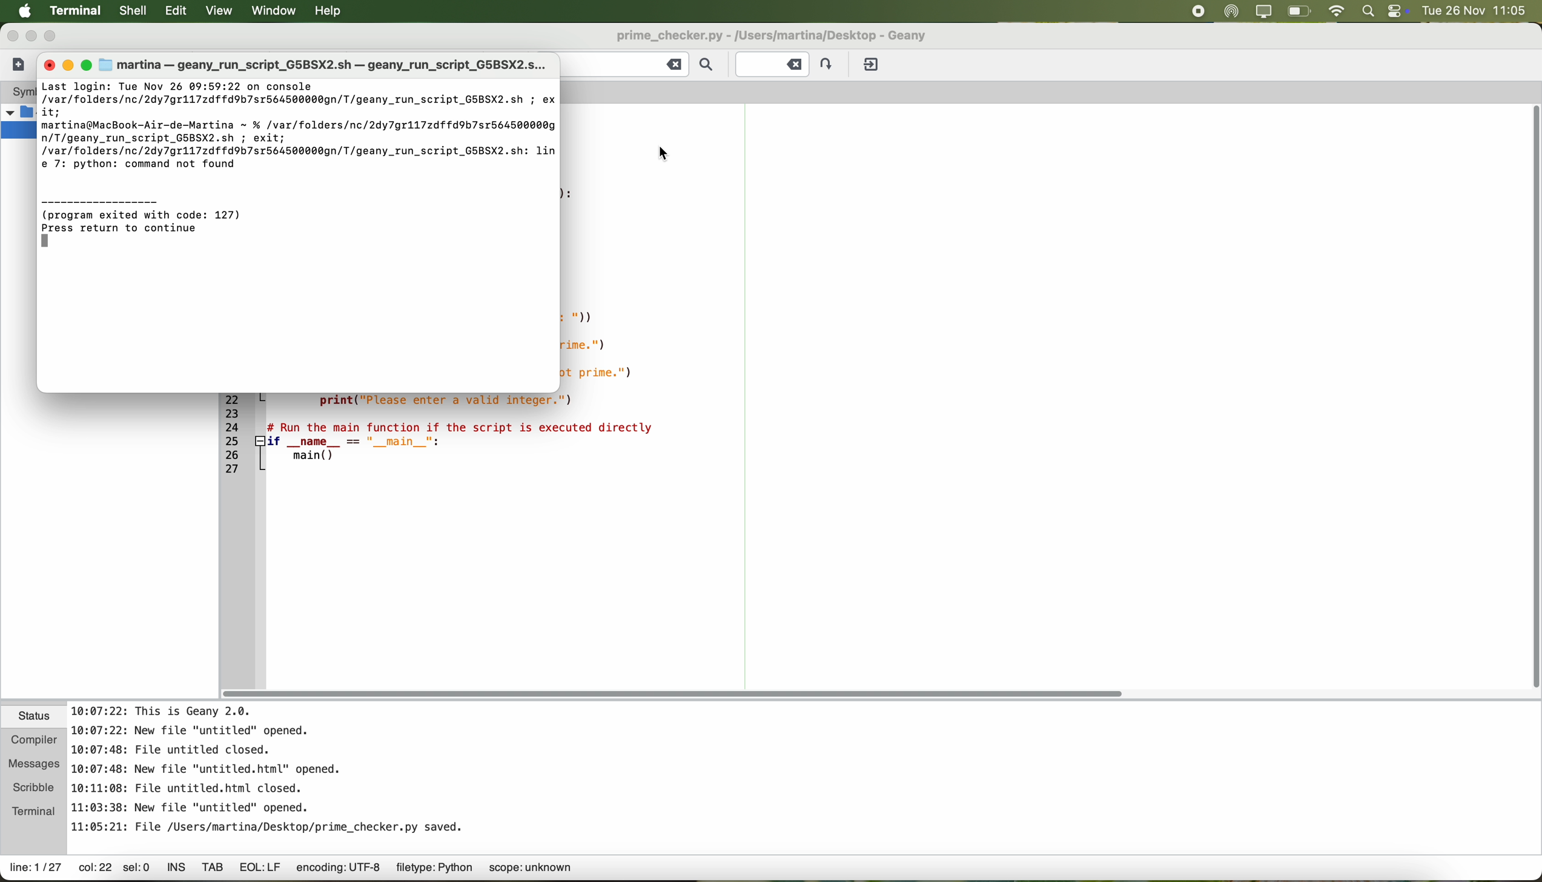  I want to click on cursor, so click(661, 154).